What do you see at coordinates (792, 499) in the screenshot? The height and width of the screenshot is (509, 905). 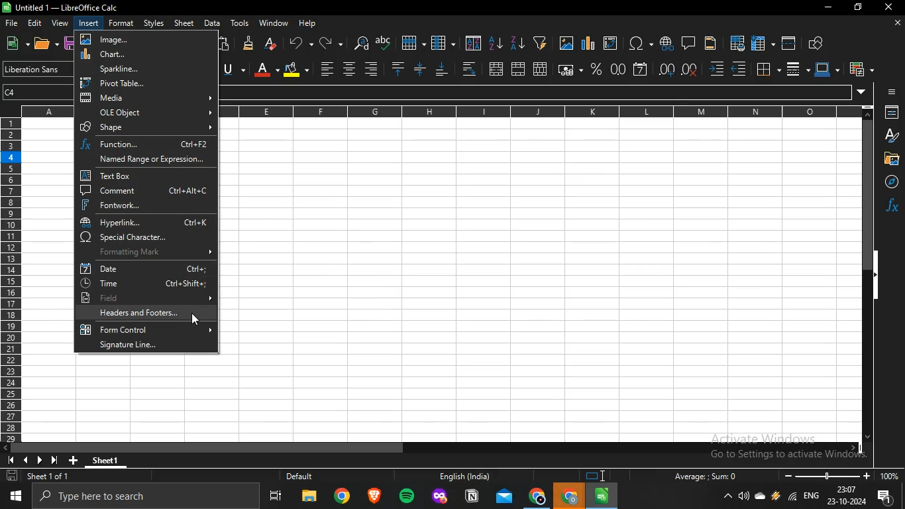 I see `wifi` at bounding box center [792, 499].